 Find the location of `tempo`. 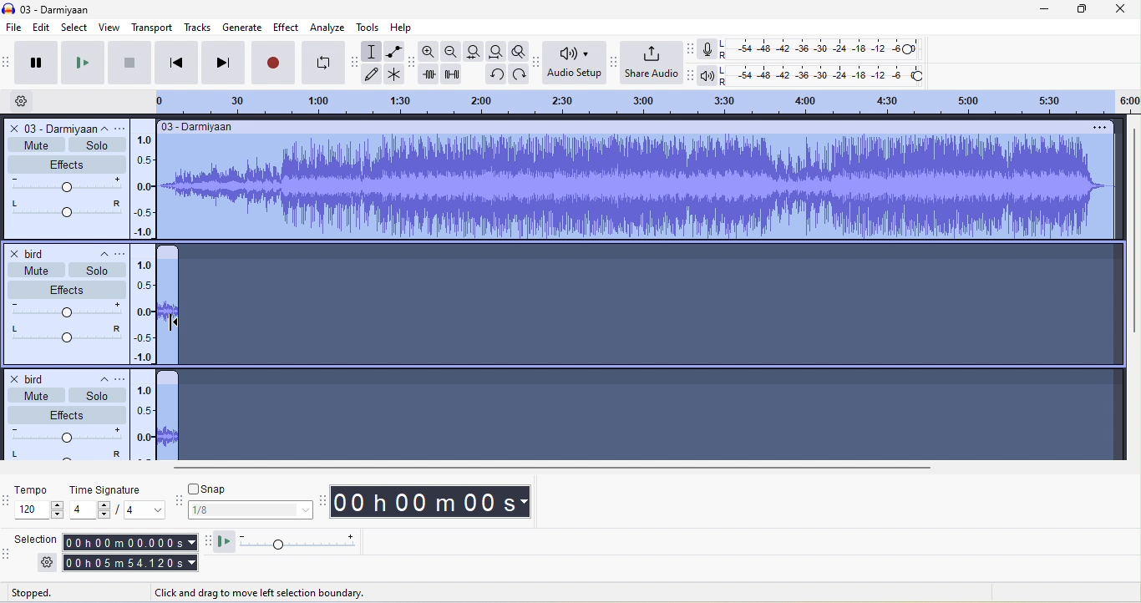

tempo is located at coordinates (41, 491).